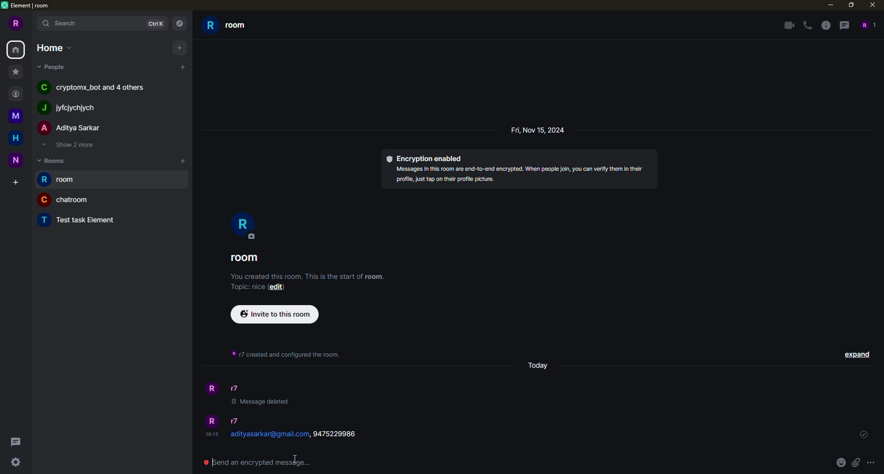  I want to click on voice call, so click(807, 25).